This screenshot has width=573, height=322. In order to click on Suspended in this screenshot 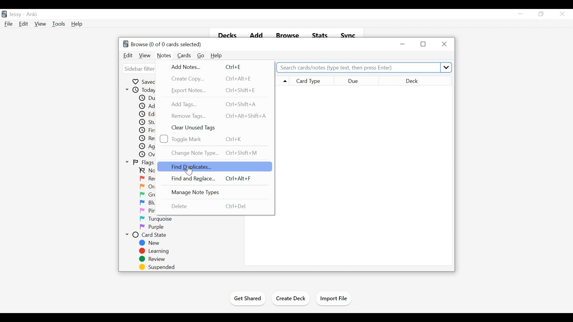, I will do `click(155, 267)`.